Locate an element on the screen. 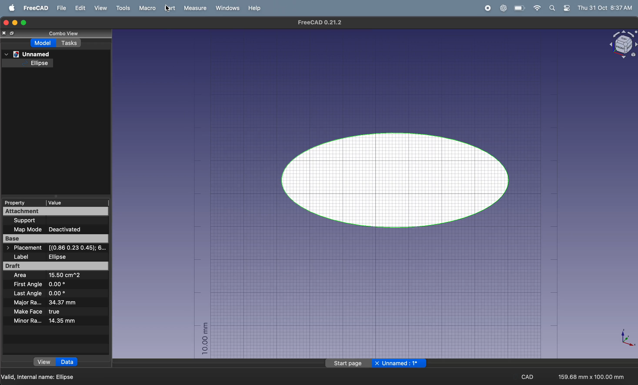 The height and width of the screenshot is (385, 638). base is located at coordinates (57, 239).